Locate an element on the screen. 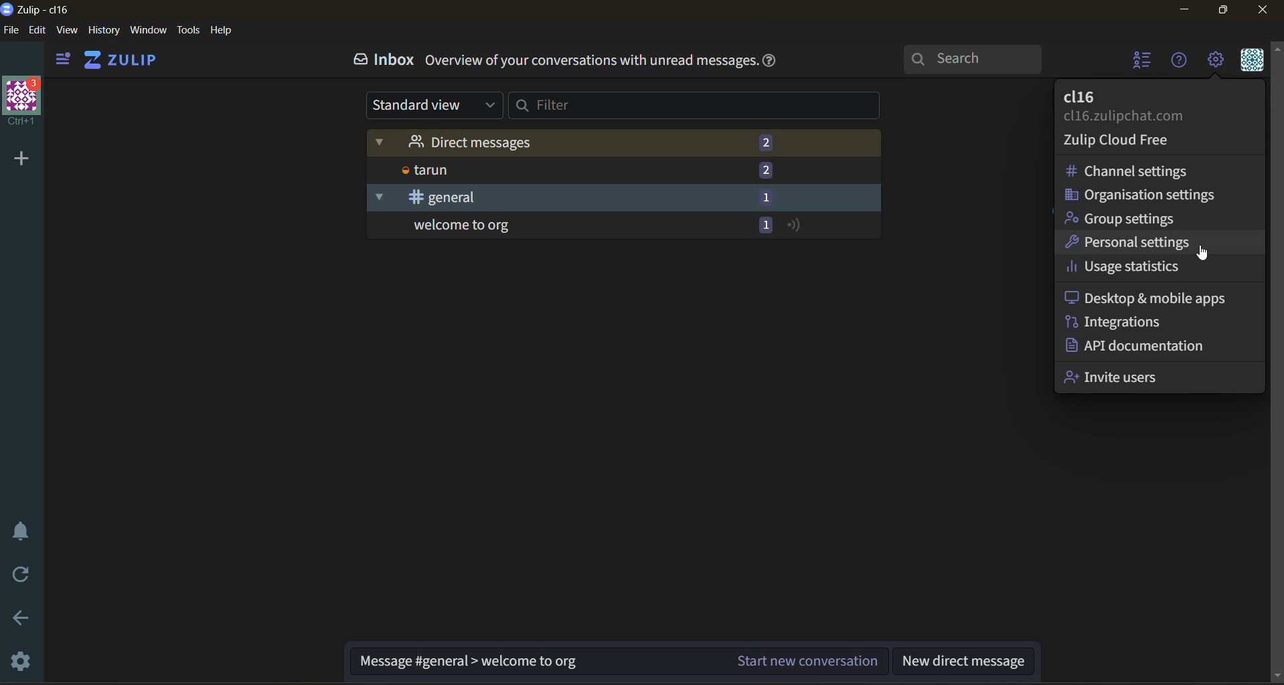  tarun is located at coordinates (554, 169).